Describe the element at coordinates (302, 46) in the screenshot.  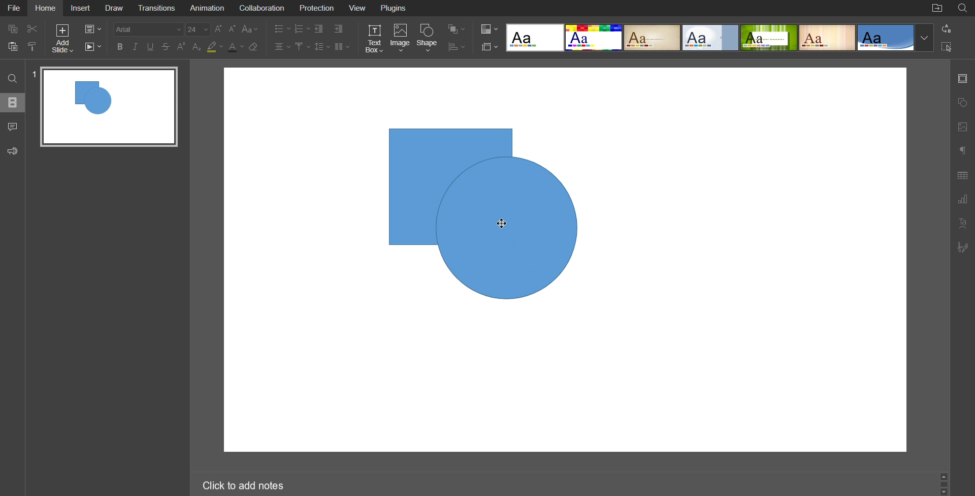
I see `Vertical Align` at that location.